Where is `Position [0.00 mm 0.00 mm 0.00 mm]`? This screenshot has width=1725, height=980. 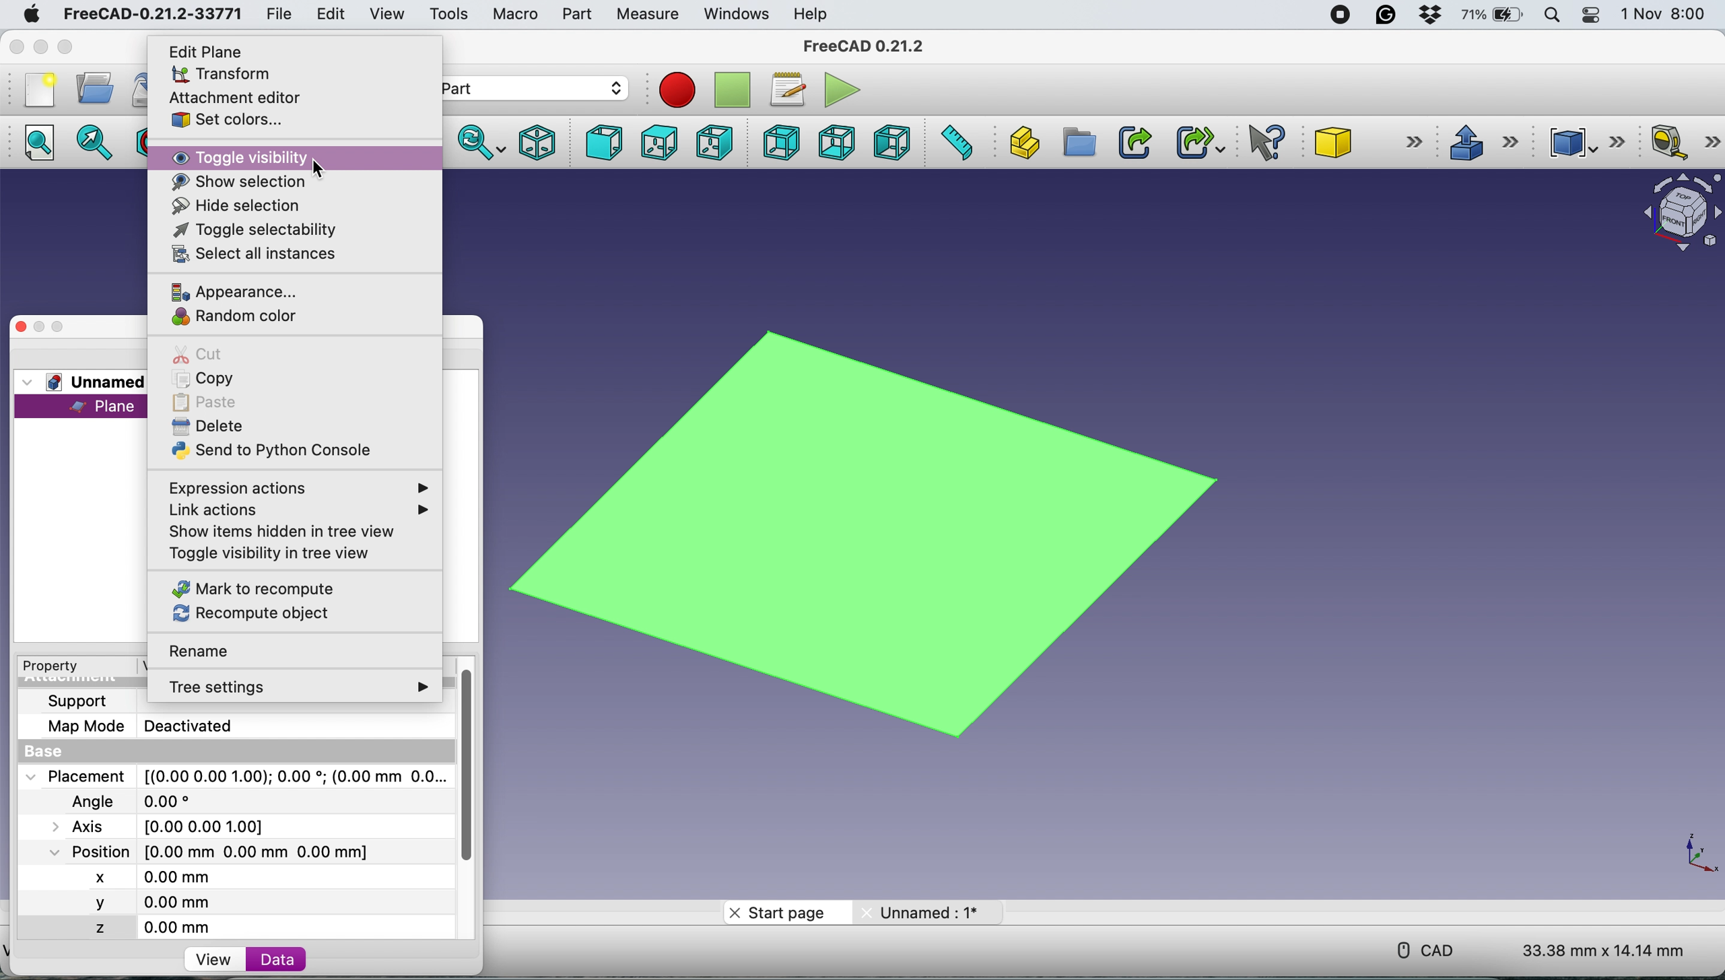
Position [0.00 mm 0.00 mm 0.00 mm] is located at coordinates (215, 853).